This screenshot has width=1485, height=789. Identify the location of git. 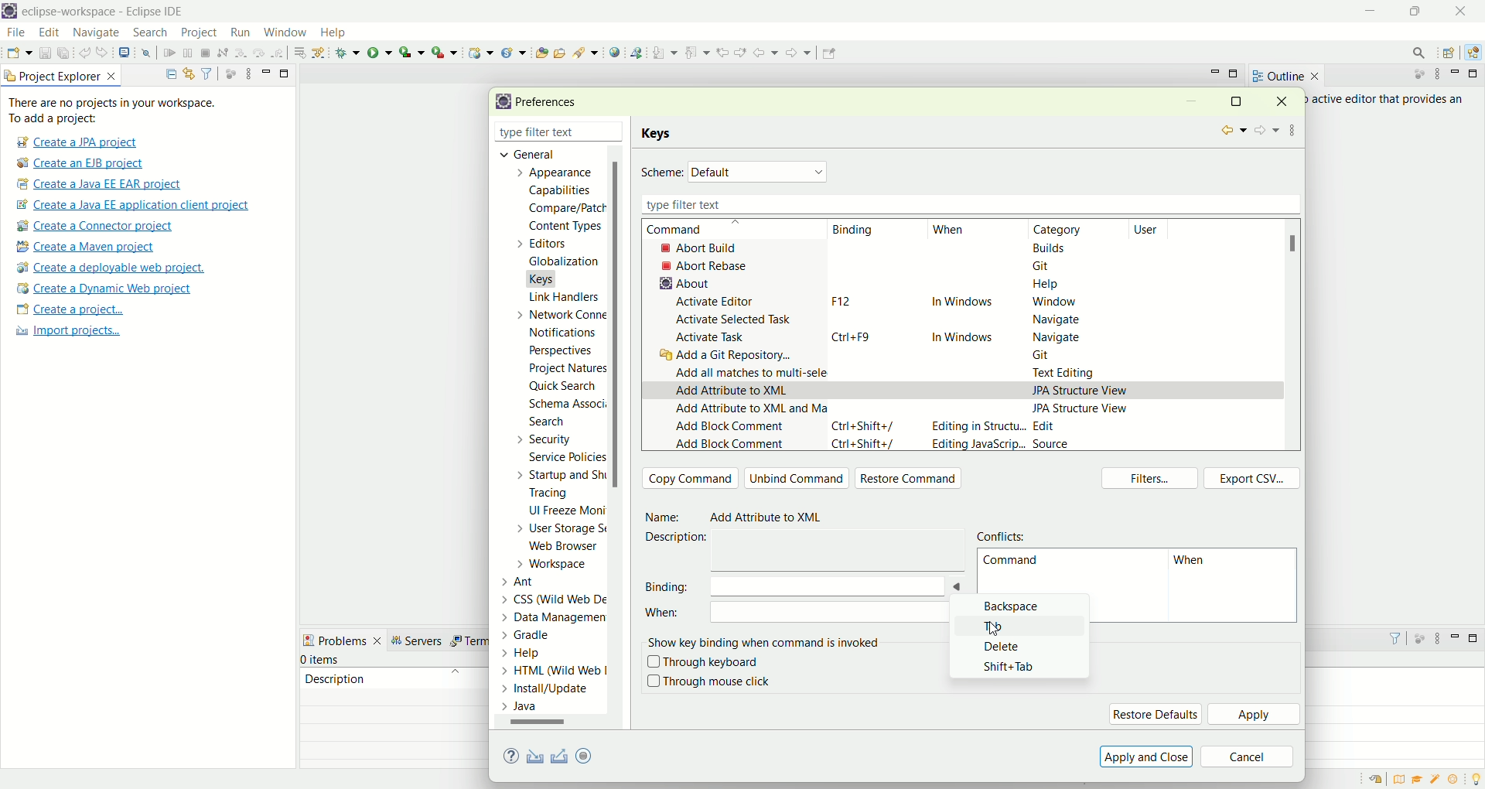
(1046, 265).